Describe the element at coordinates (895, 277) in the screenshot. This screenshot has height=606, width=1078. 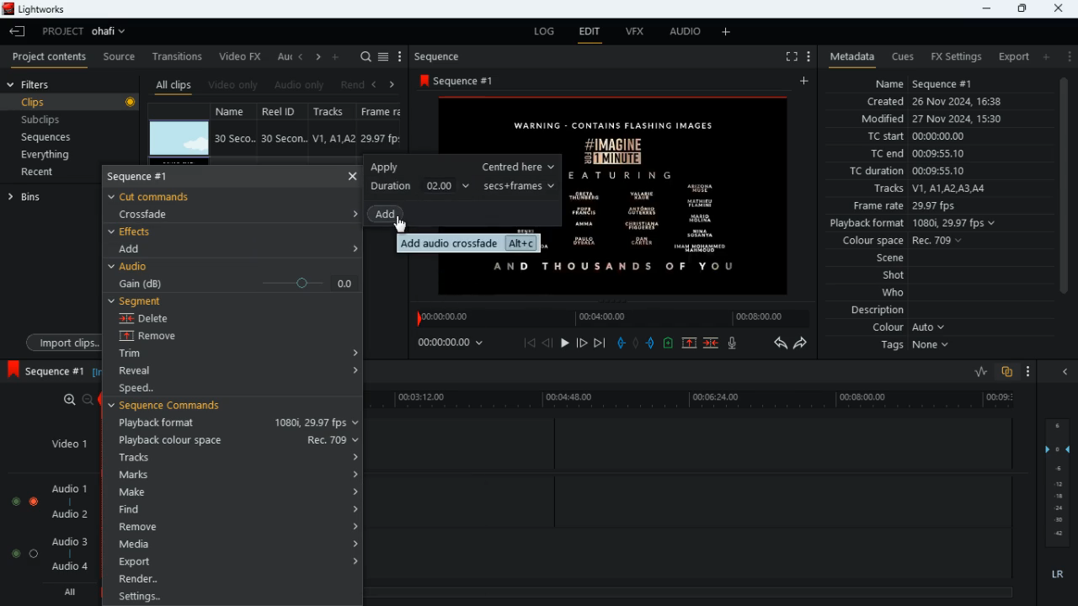
I see `shot` at that location.